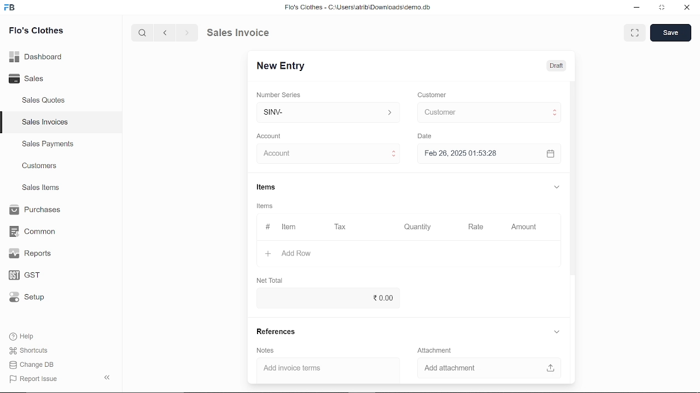 This screenshot has height=393, width=700. What do you see at coordinates (556, 186) in the screenshot?
I see `expand` at bounding box center [556, 186].